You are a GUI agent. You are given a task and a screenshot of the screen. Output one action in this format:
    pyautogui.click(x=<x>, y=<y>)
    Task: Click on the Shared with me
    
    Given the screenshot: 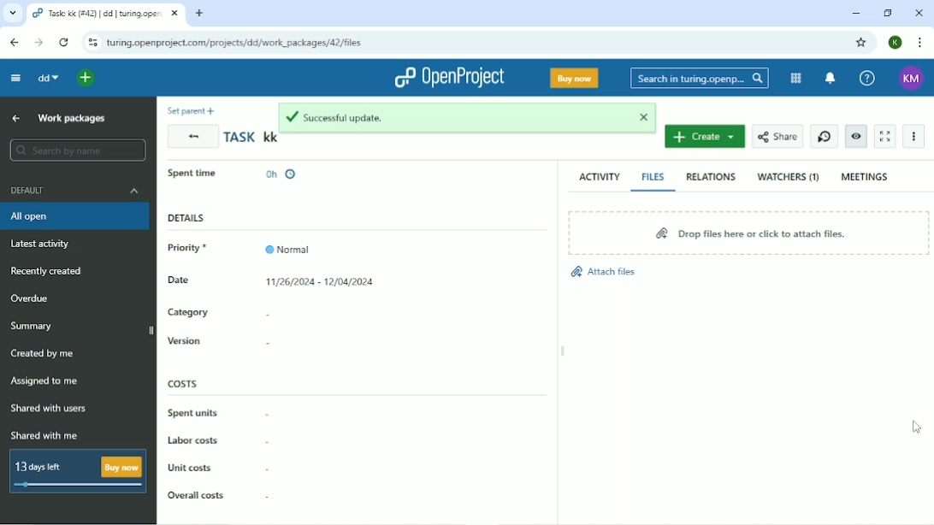 What is the action you would take?
    pyautogui.click(x=44, y=435)
    